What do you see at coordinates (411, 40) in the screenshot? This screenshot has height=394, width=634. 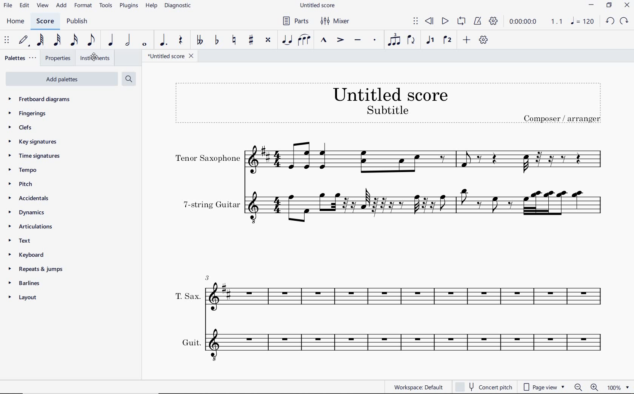 I see `FLIP DIRECTION` at bounding box center [411, 40].